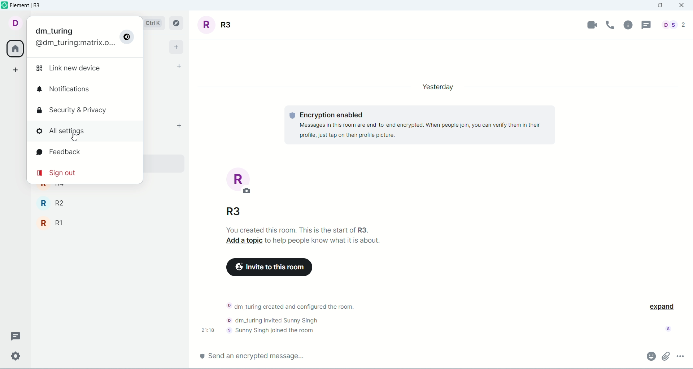  Describe the element at coordinates (27, 6) in the screenshot. I see `element` at that location.